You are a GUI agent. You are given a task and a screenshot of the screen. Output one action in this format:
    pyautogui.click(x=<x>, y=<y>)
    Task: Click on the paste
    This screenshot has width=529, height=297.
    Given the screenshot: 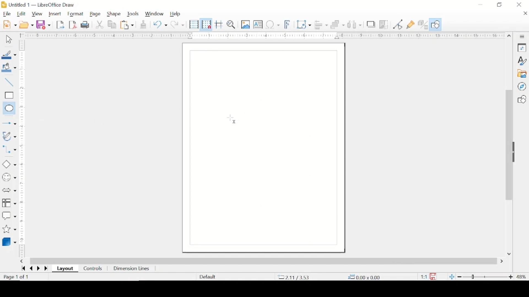 What is the action you would take?
    pyautogui.click(x=128, y=25)
    